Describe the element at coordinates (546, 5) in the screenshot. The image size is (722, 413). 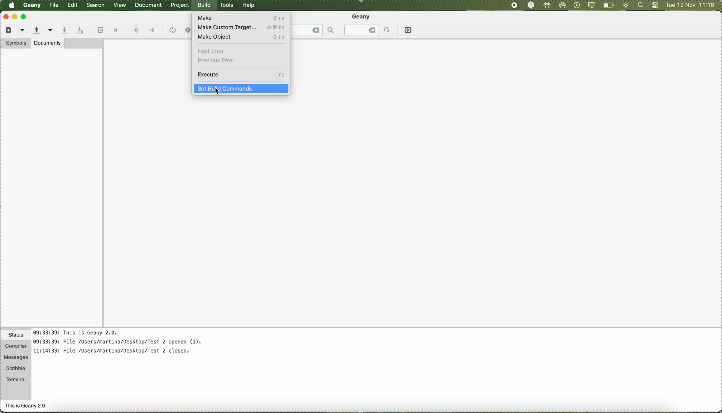
I see `airpods` at that location.